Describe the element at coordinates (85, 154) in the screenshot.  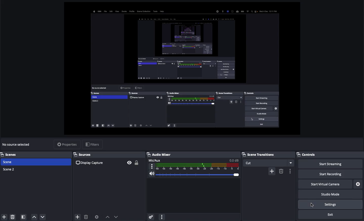
I see `Sources` at that location.